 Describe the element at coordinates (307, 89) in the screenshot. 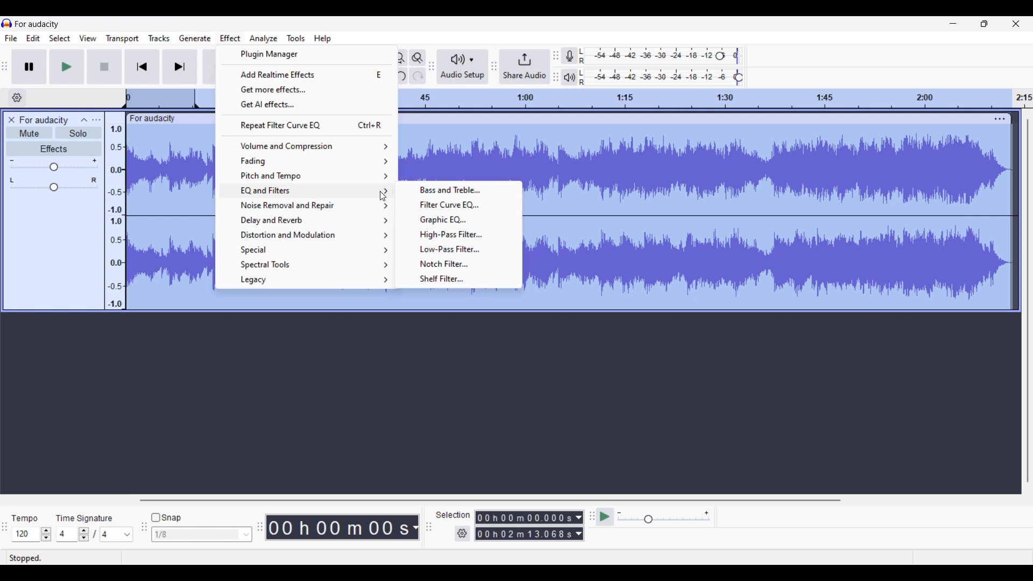

I see `Get more effects` at that location.